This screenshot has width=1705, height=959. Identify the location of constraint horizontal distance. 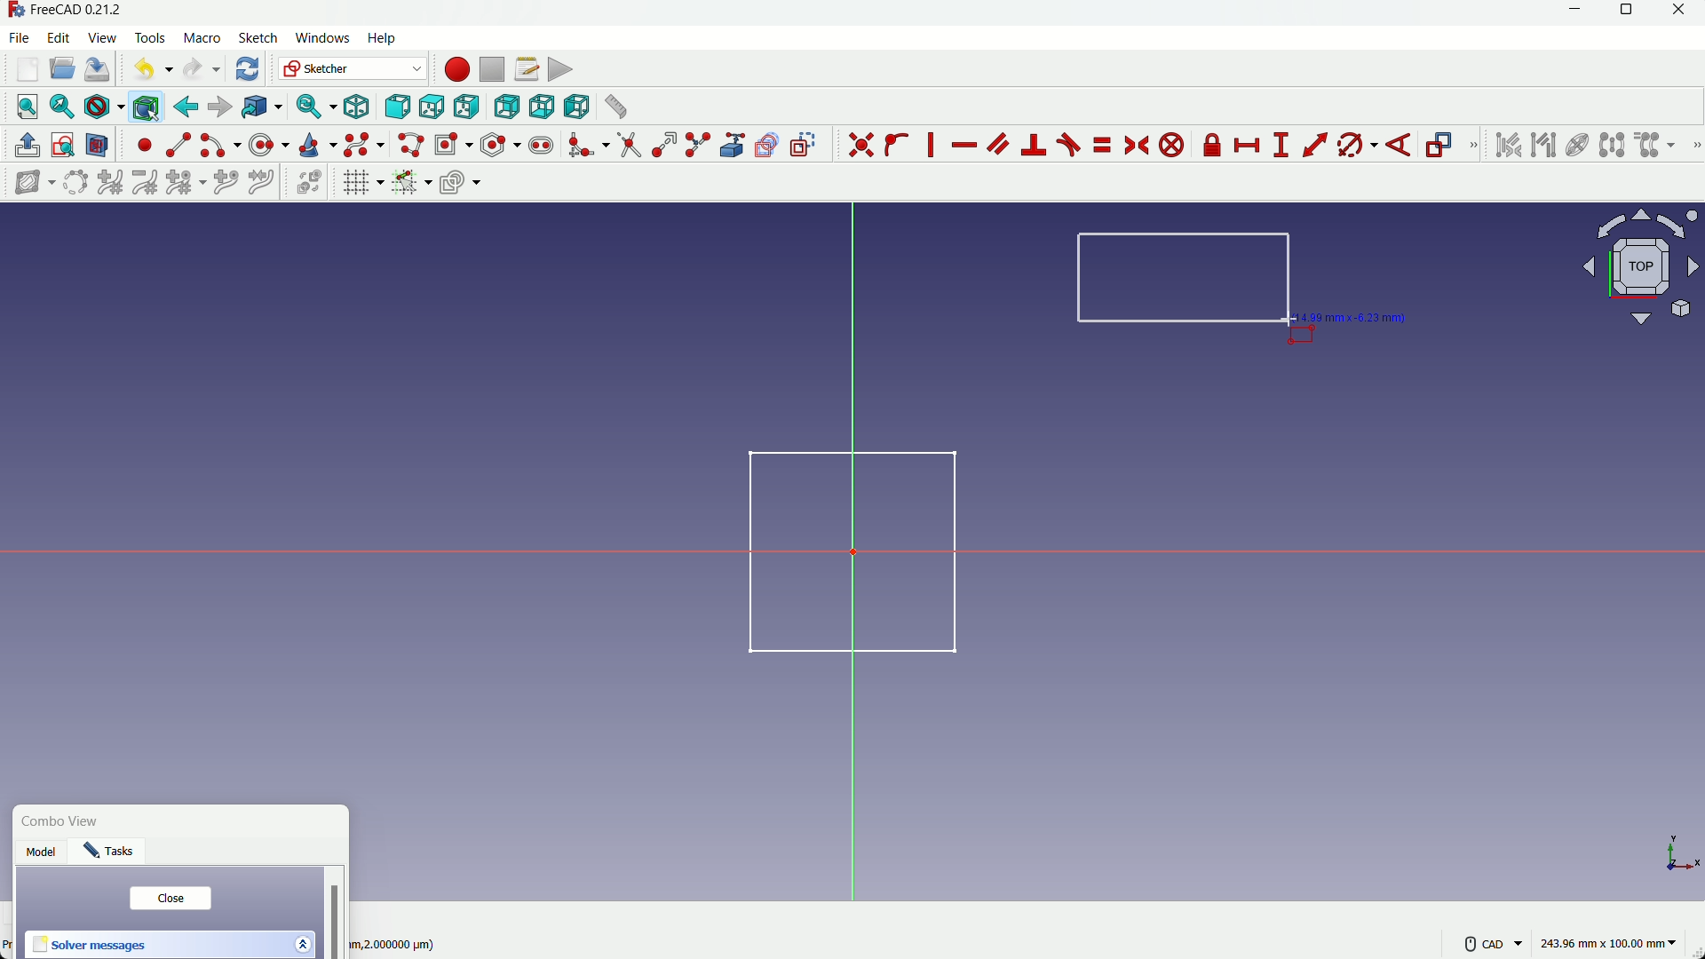
(1249, 146).